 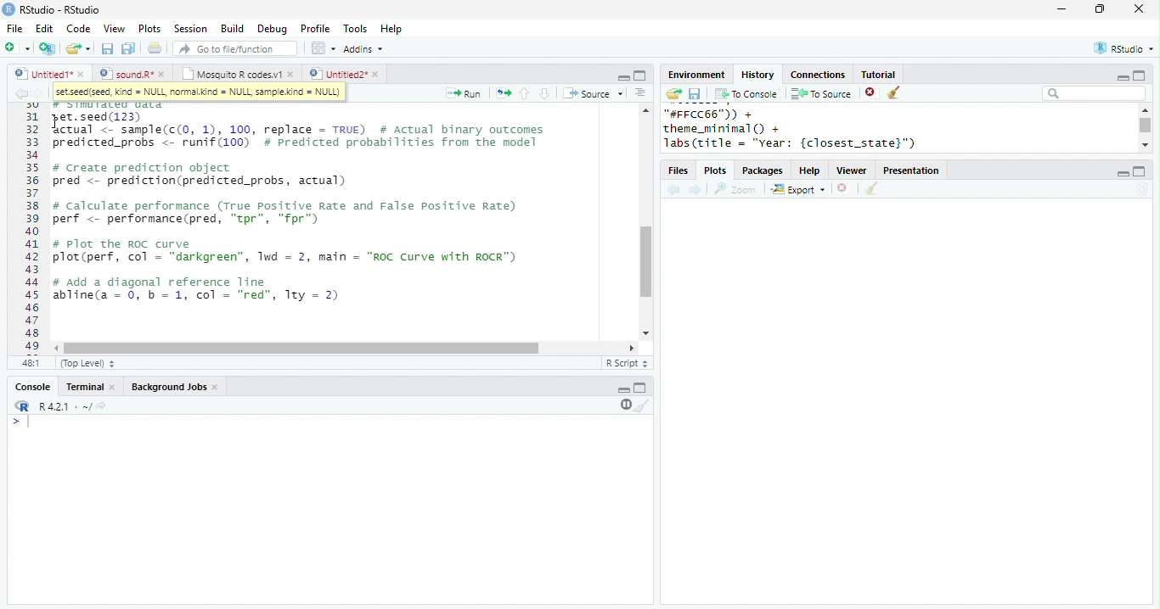 I want to click on pause, so click(x=624, y=405).